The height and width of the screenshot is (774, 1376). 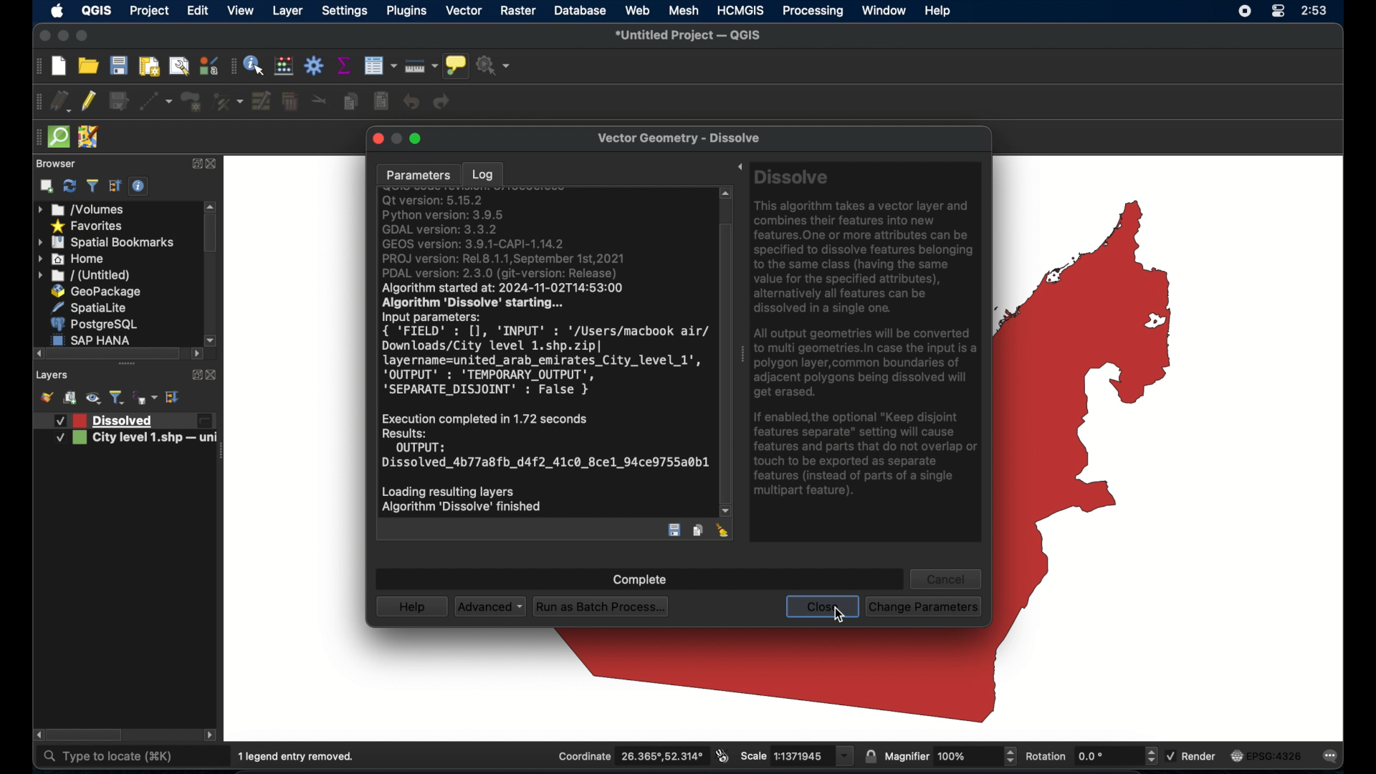 I want to click on close, so click(x=376, y=140).